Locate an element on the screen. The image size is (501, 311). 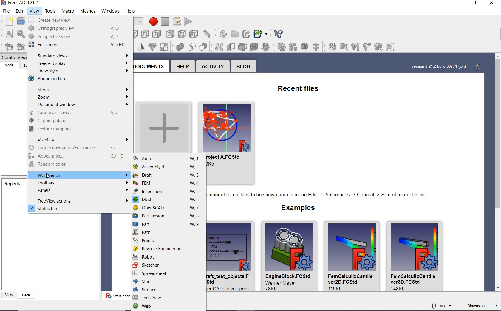
create mesh segments from best-fit surfaces is located at coordinates (304, 47).